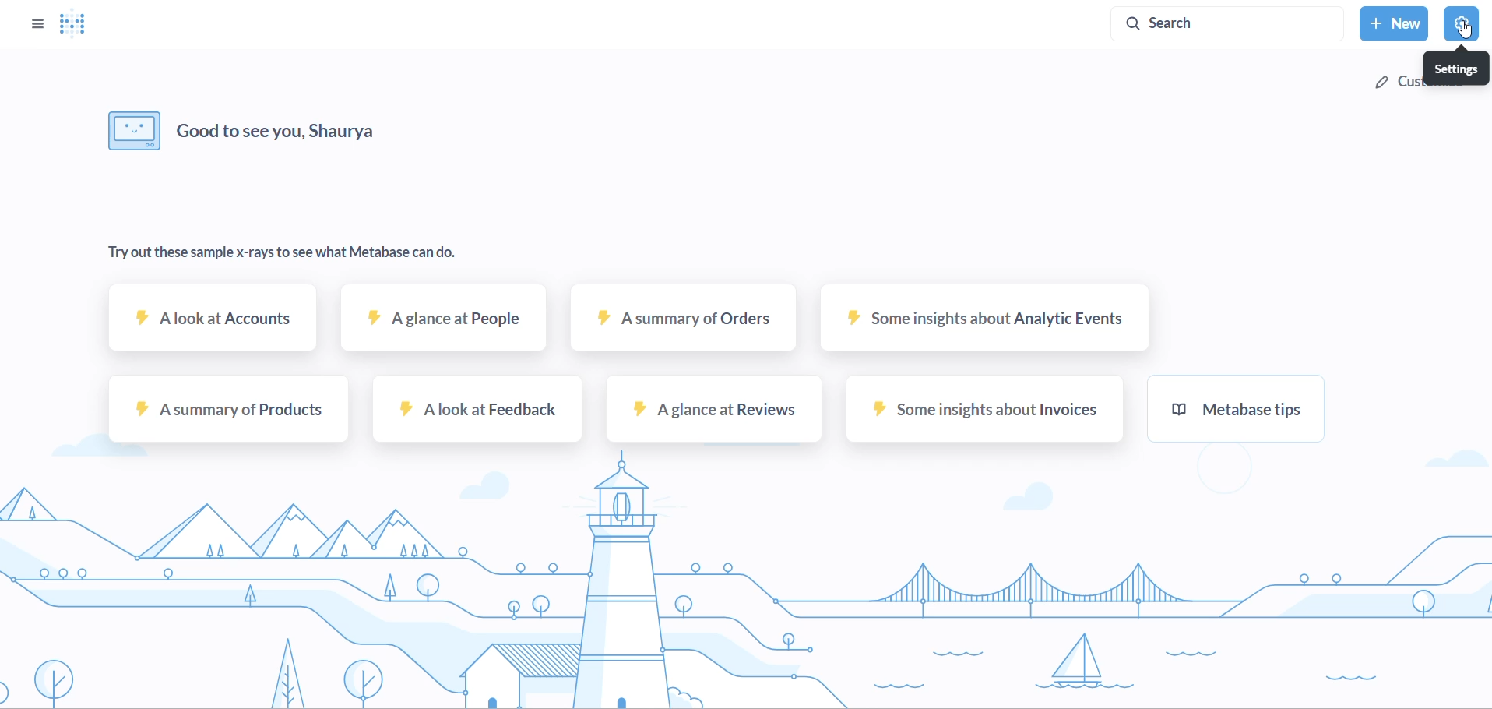  Describe the element at coordinates (290, 254) in the screenshot. I see `Try out these sample x-rays to see what Metabase can do.` at that location.